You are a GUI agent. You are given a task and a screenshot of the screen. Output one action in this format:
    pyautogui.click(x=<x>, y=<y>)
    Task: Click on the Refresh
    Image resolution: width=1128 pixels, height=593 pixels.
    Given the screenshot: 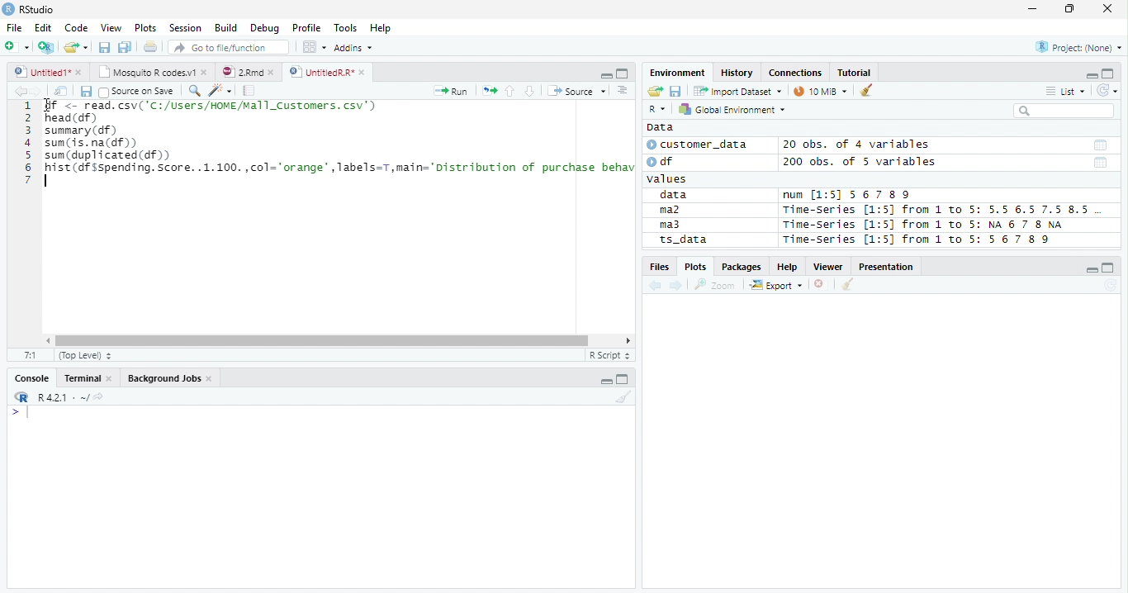 What is the action you would take?
    pyautogui.click(x=1111, y=286)
    